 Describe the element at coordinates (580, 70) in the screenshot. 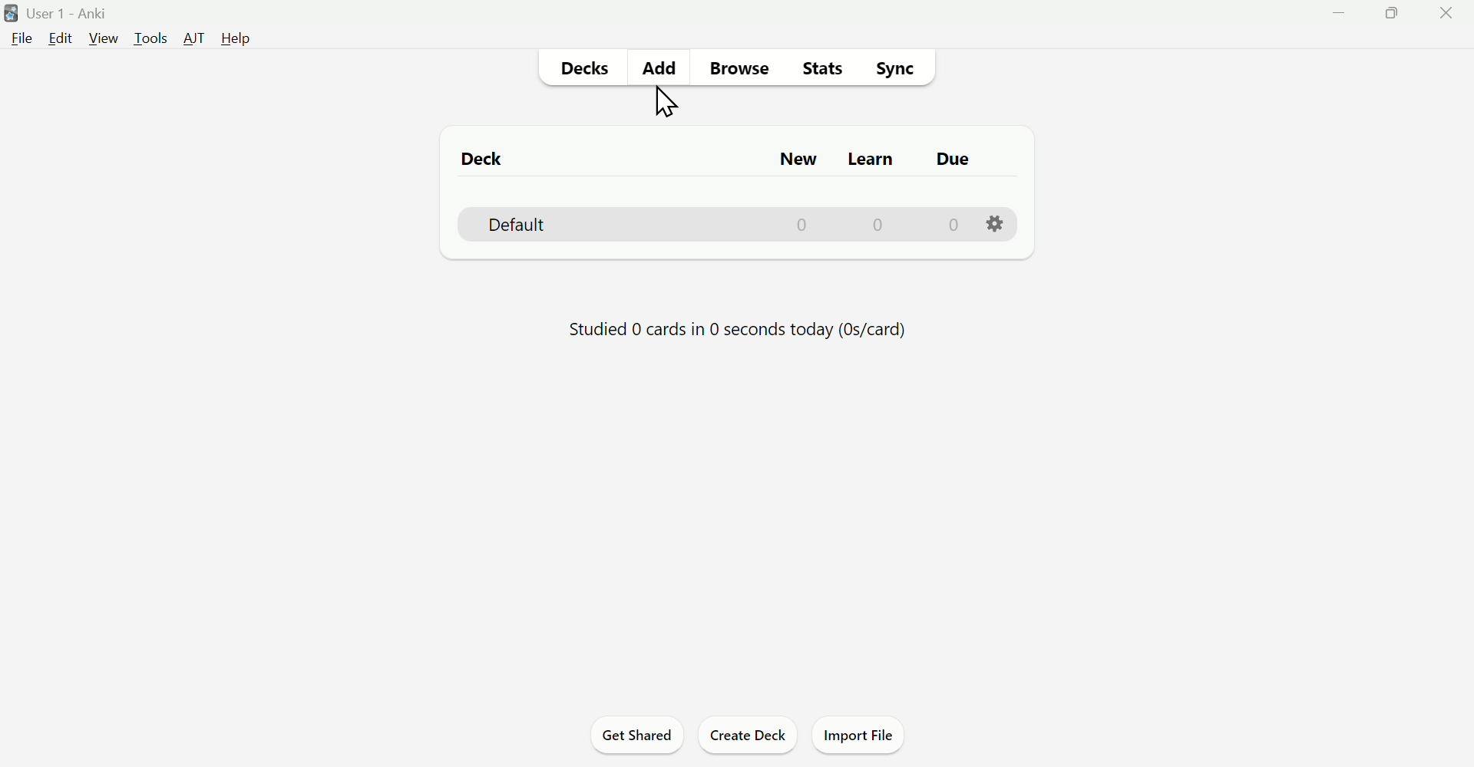

I see `Decks` at that location.